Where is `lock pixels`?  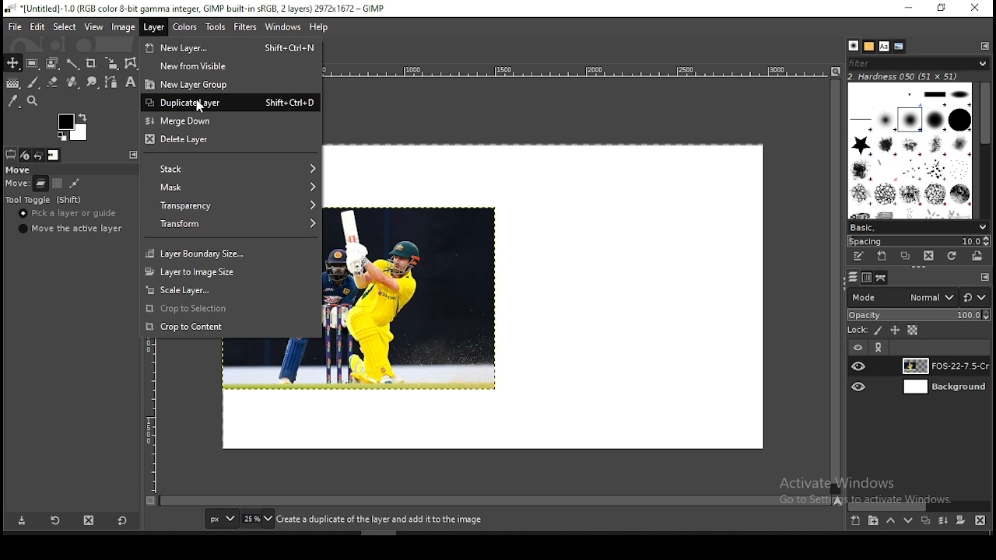 lock pixels is located at coordinates (879, 332).